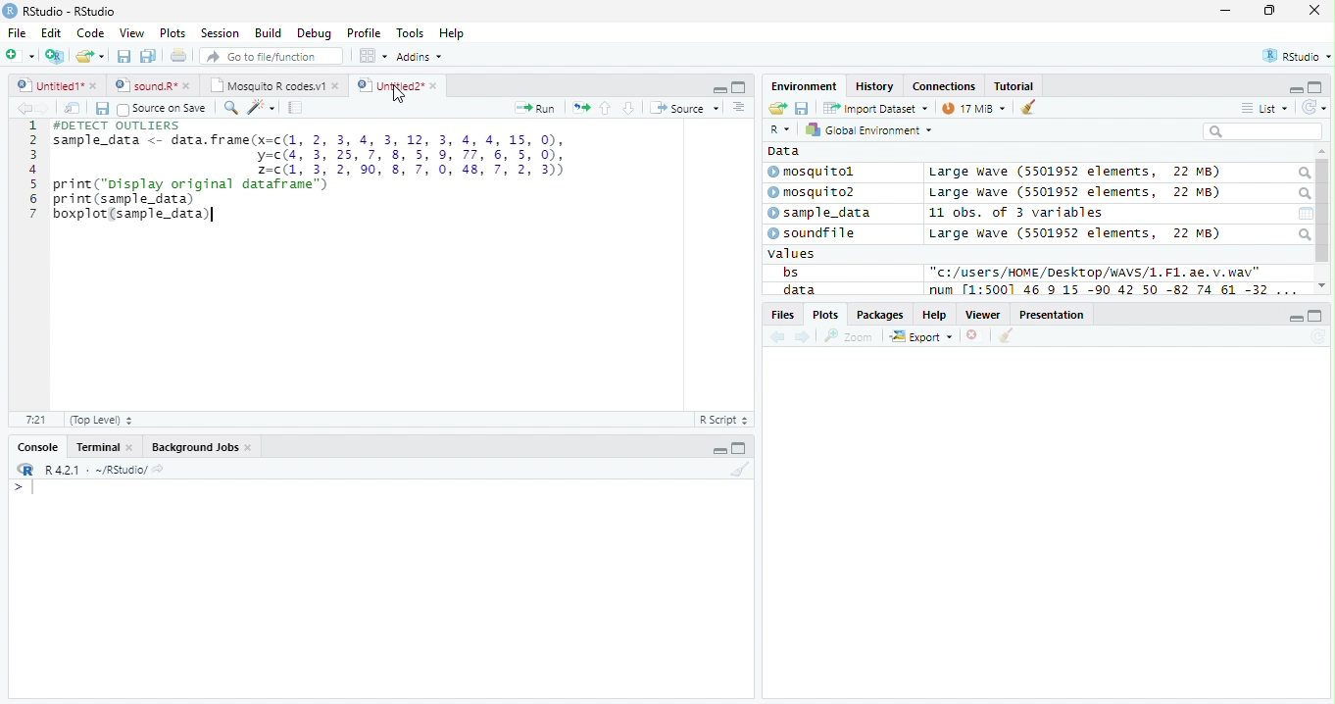 The height and width of the screenshot is (704, 1335). Describe the element at coordinates (874, 86) in the screenshot. I see `History` at that location.